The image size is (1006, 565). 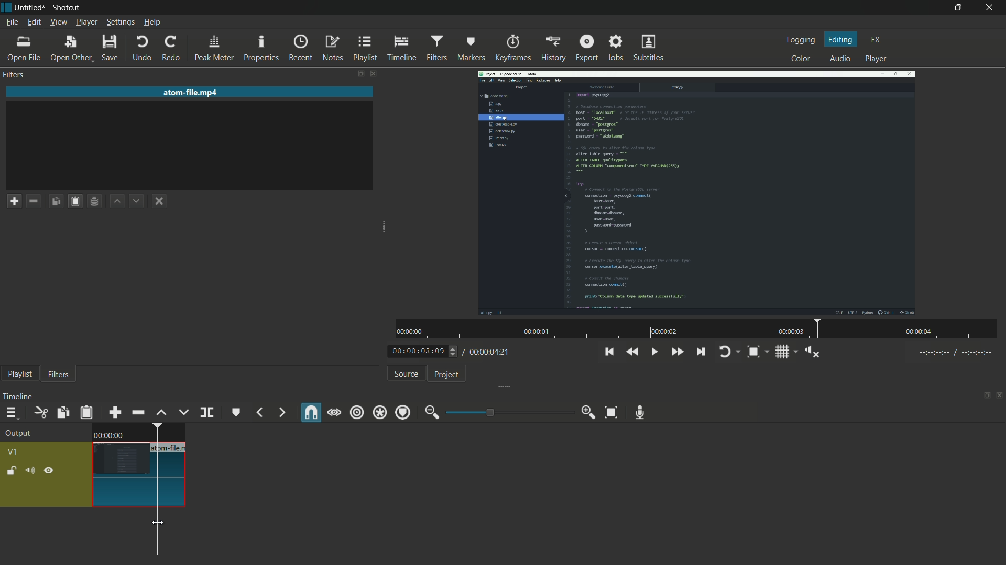 What do you see at coordinates (214, 49) in the screenshot?
I see `peak meter` at bounding box center [214, 49].